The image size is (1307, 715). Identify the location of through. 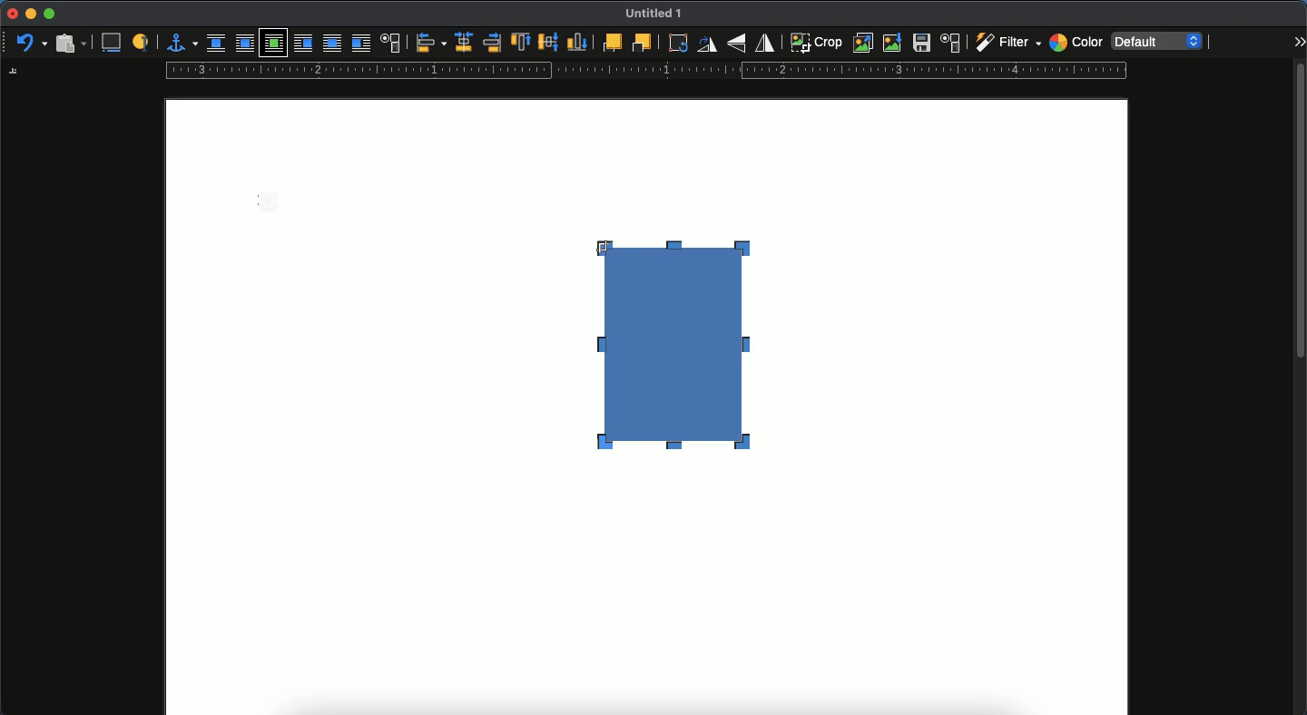
(332, 44).